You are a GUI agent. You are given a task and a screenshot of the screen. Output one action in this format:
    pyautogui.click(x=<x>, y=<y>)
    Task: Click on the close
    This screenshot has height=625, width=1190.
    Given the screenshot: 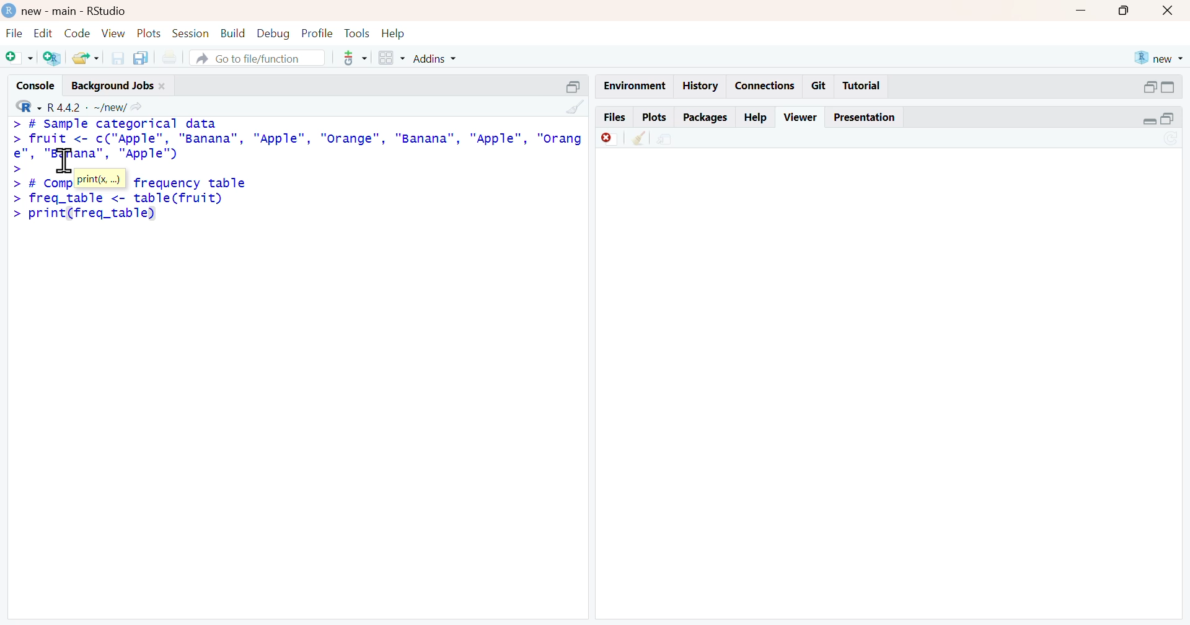 What is the action you would take?
    pyautogui.click(x=1171, y=12)
    